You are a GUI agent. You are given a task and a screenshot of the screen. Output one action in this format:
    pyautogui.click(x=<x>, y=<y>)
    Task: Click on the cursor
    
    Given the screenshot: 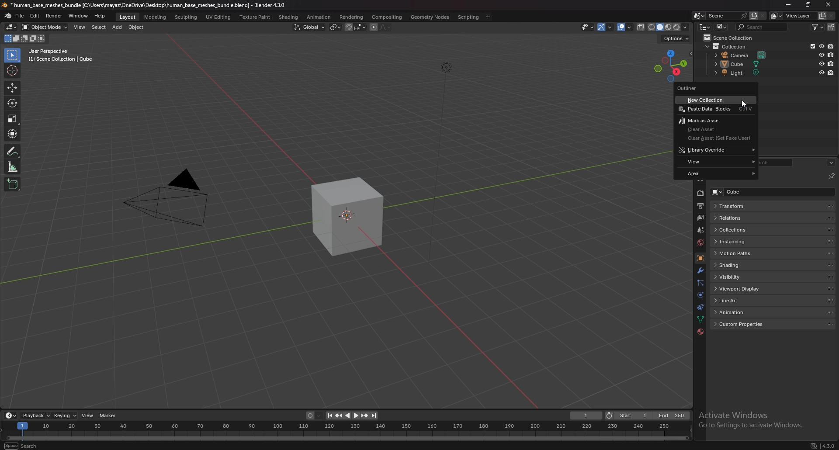 What is the action you would take?
    pyautogui.click(x=12, y=70)
    